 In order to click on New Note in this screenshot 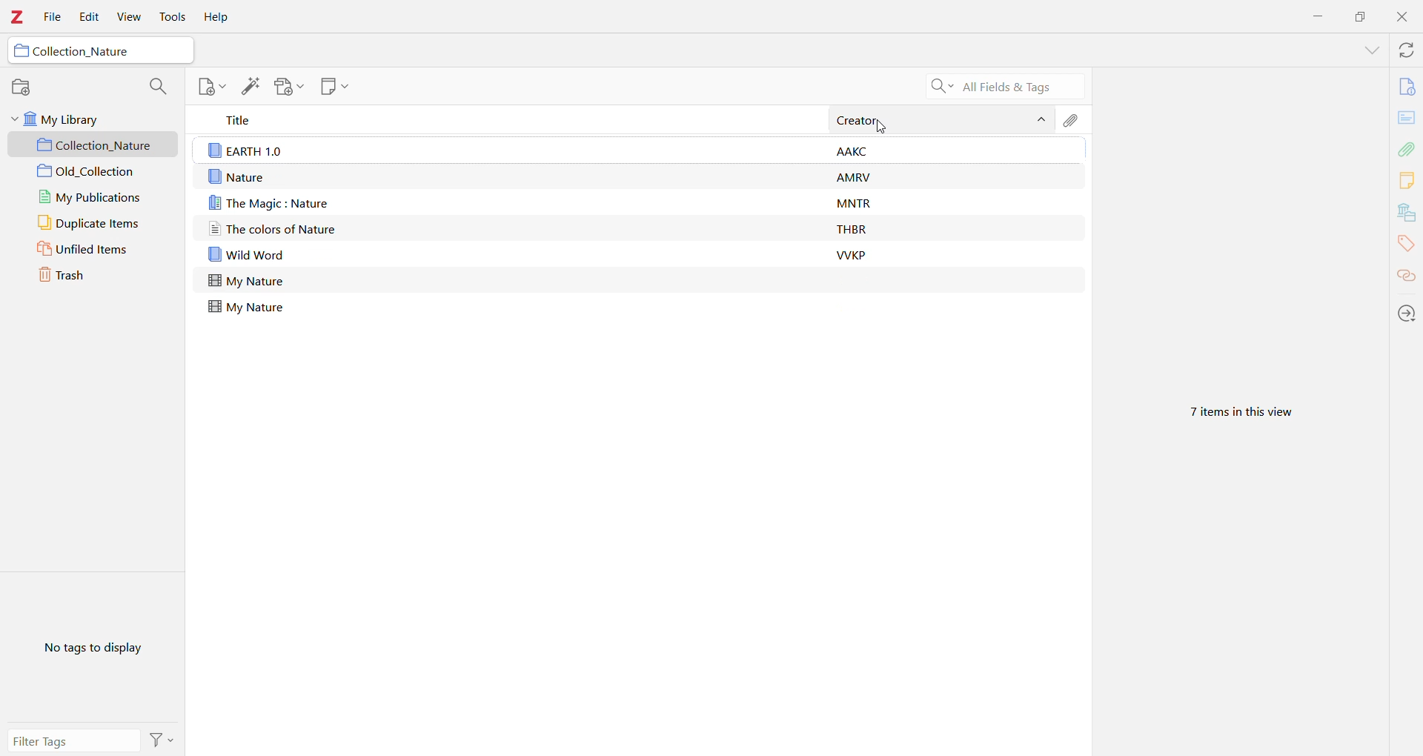, I will do `click(209, 86)`.